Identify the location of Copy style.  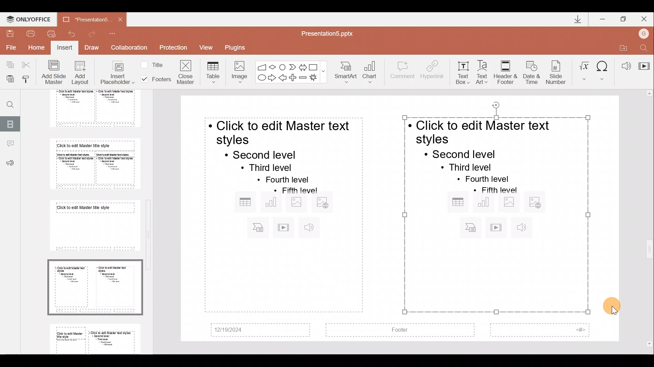
(29, 79).